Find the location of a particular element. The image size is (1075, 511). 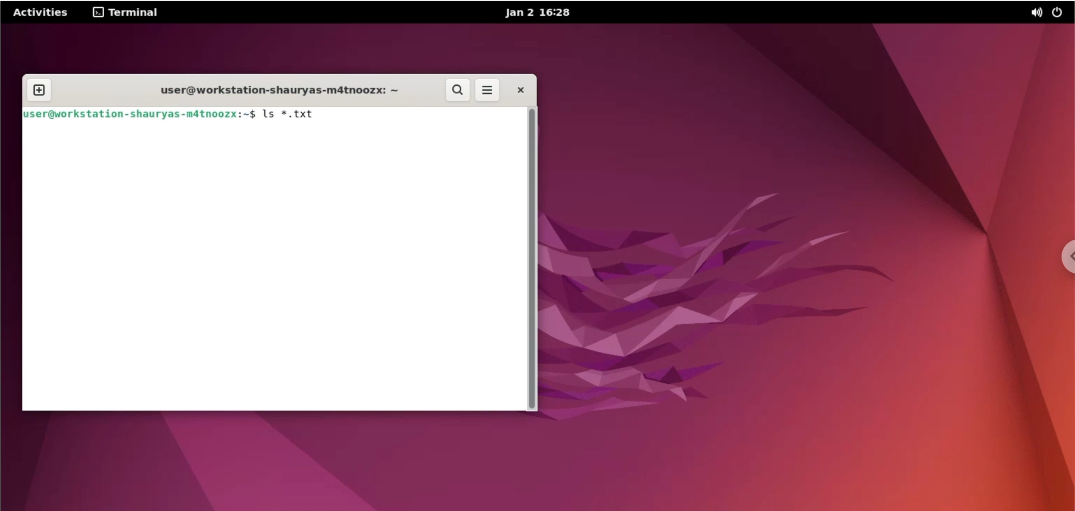

search is located at coordinates (457, 91).